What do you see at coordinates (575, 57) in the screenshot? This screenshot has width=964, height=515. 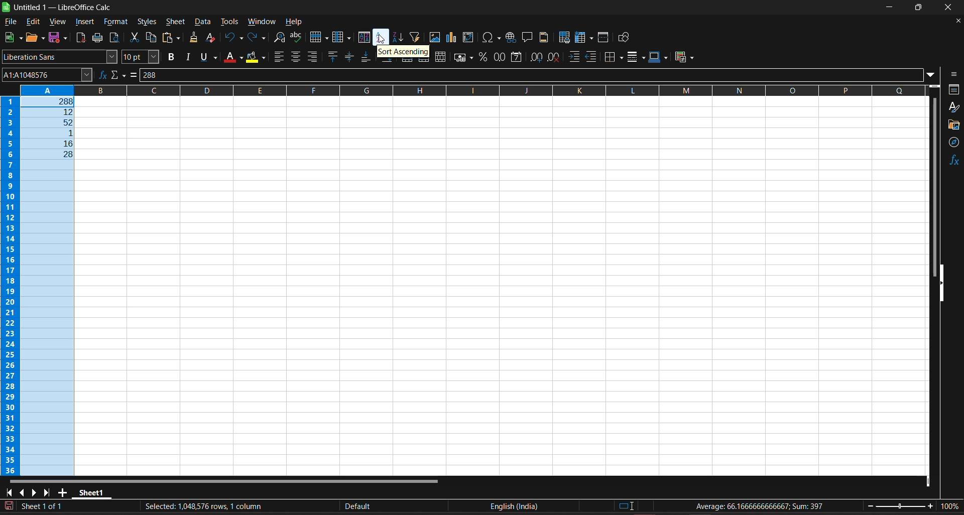 I see `increase indent` at bounding box center [575, 57].